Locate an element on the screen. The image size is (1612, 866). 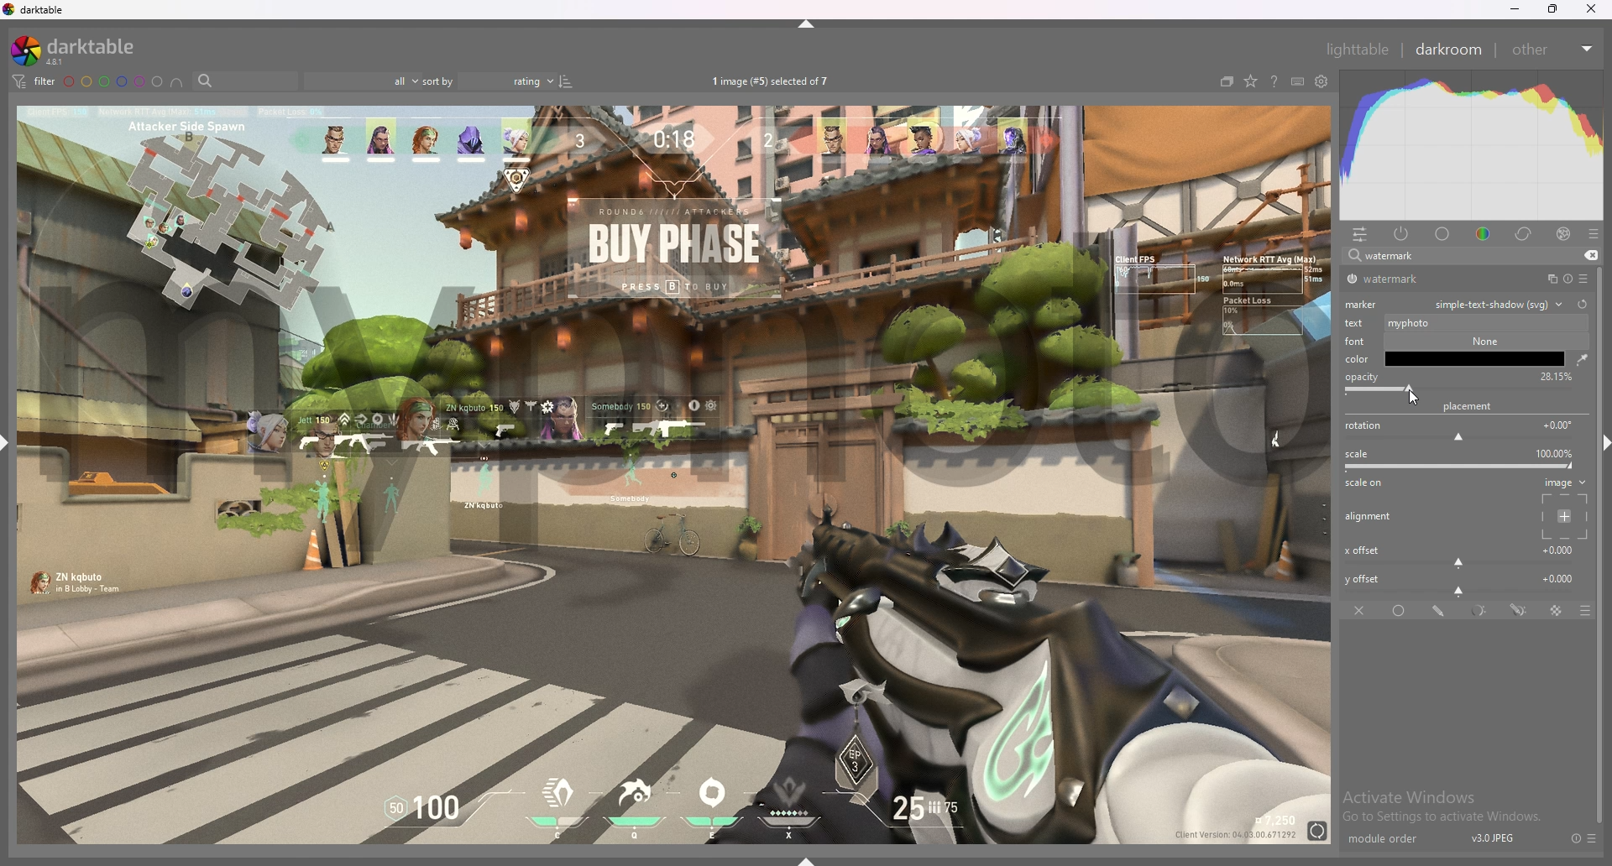
keyboard shortcut is located at coordinates (1297, 82).